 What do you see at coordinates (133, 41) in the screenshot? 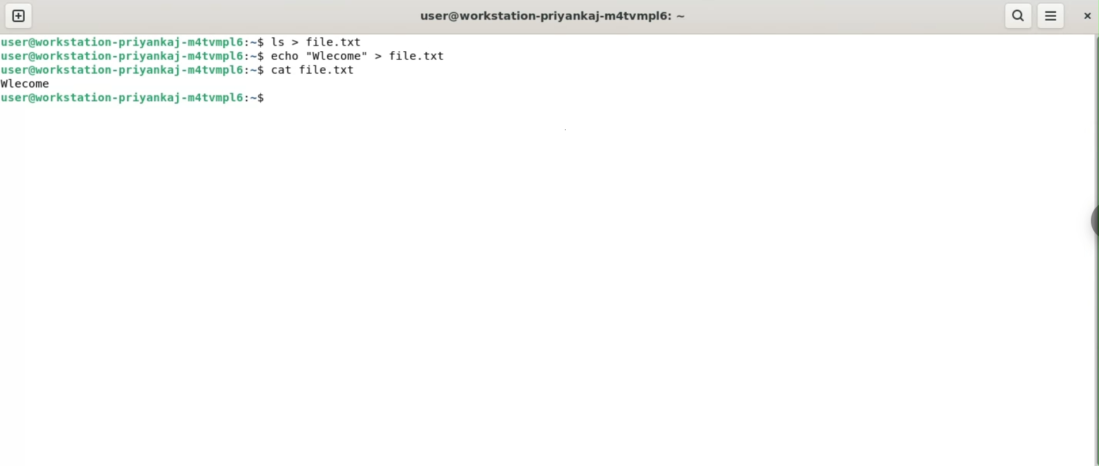
I see `user@workstation-priyankaj-m4tvmpl6: ~$` at bounding box center [133, 41].